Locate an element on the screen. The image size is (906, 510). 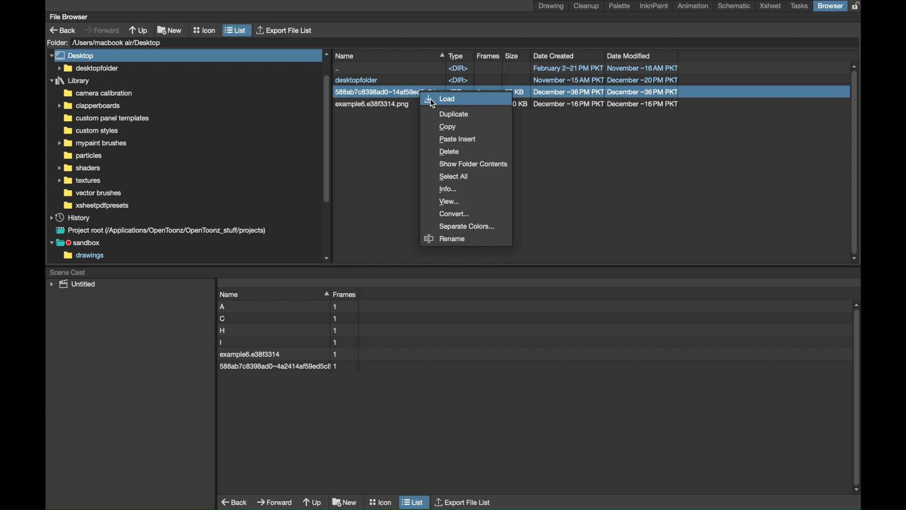
duplicate is located at coordinates (455, 115).